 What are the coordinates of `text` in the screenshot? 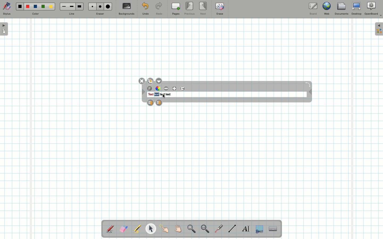 It's located at (156, 95).